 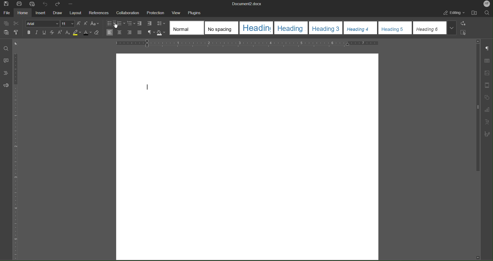 I want to click on More, so click(x=72, y=5).